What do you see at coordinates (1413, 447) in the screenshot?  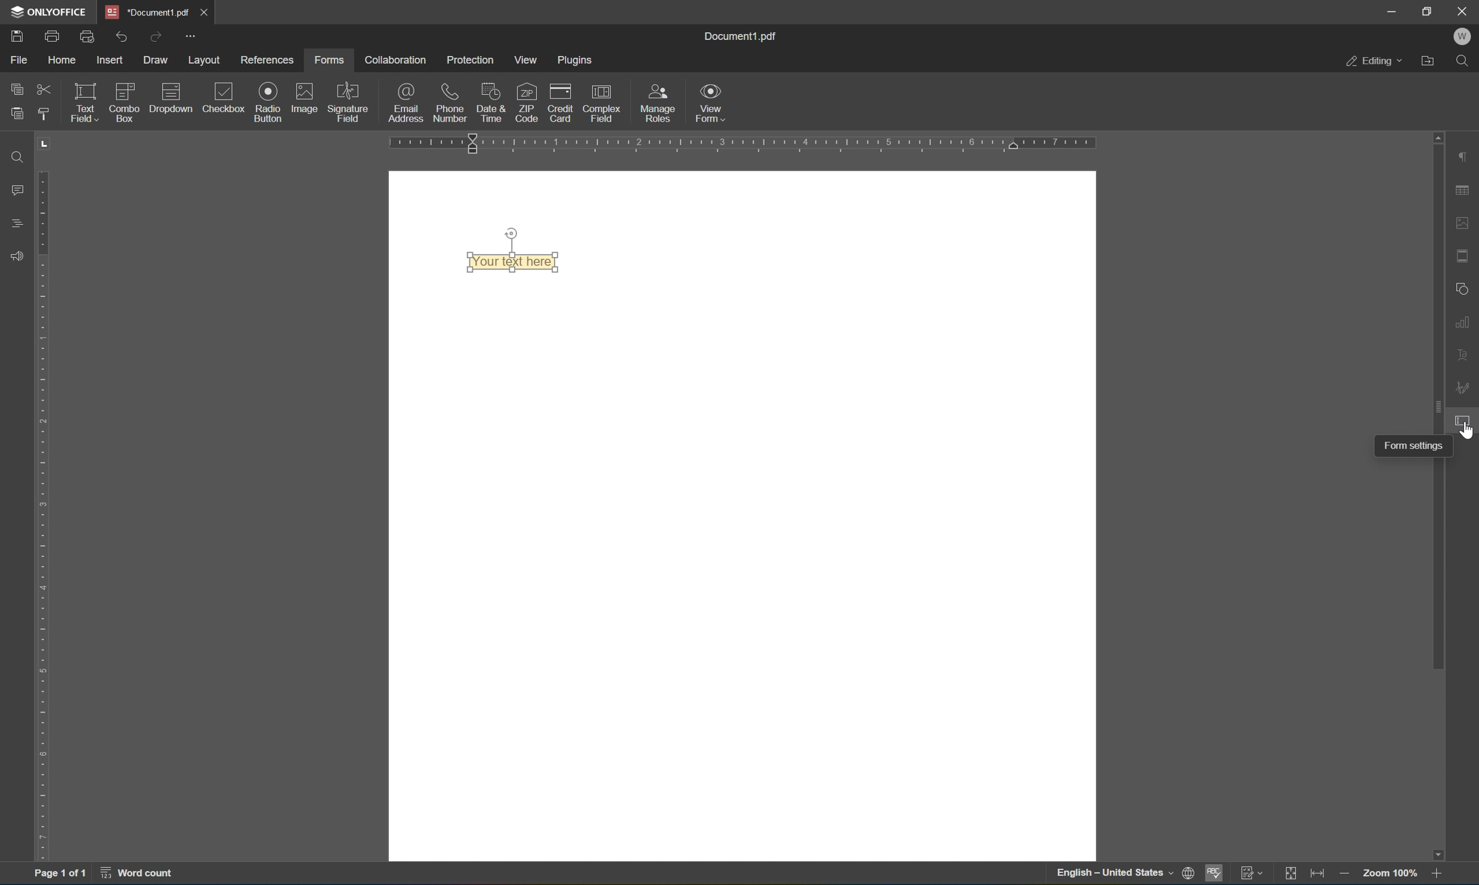 I see `form settings` at bounding box center [1413, 447].